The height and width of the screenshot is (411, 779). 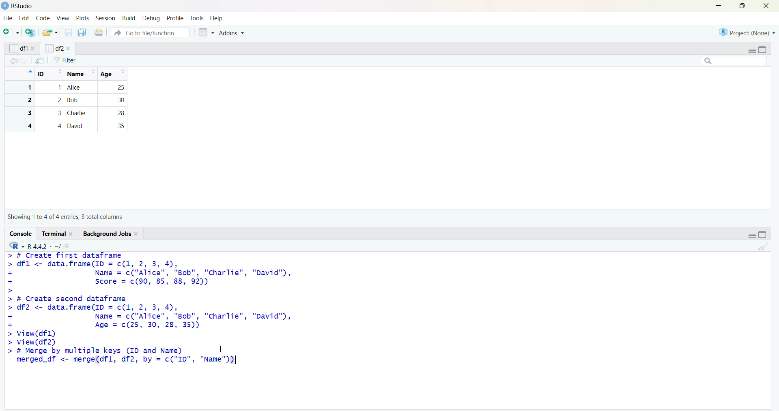 I want to click on view, so click(x=63, y=19).